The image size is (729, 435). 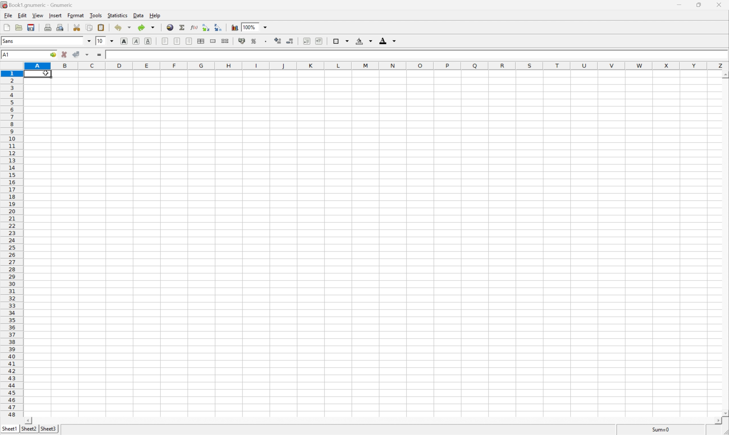 I want to click on redo, so click(x=147, y=28).